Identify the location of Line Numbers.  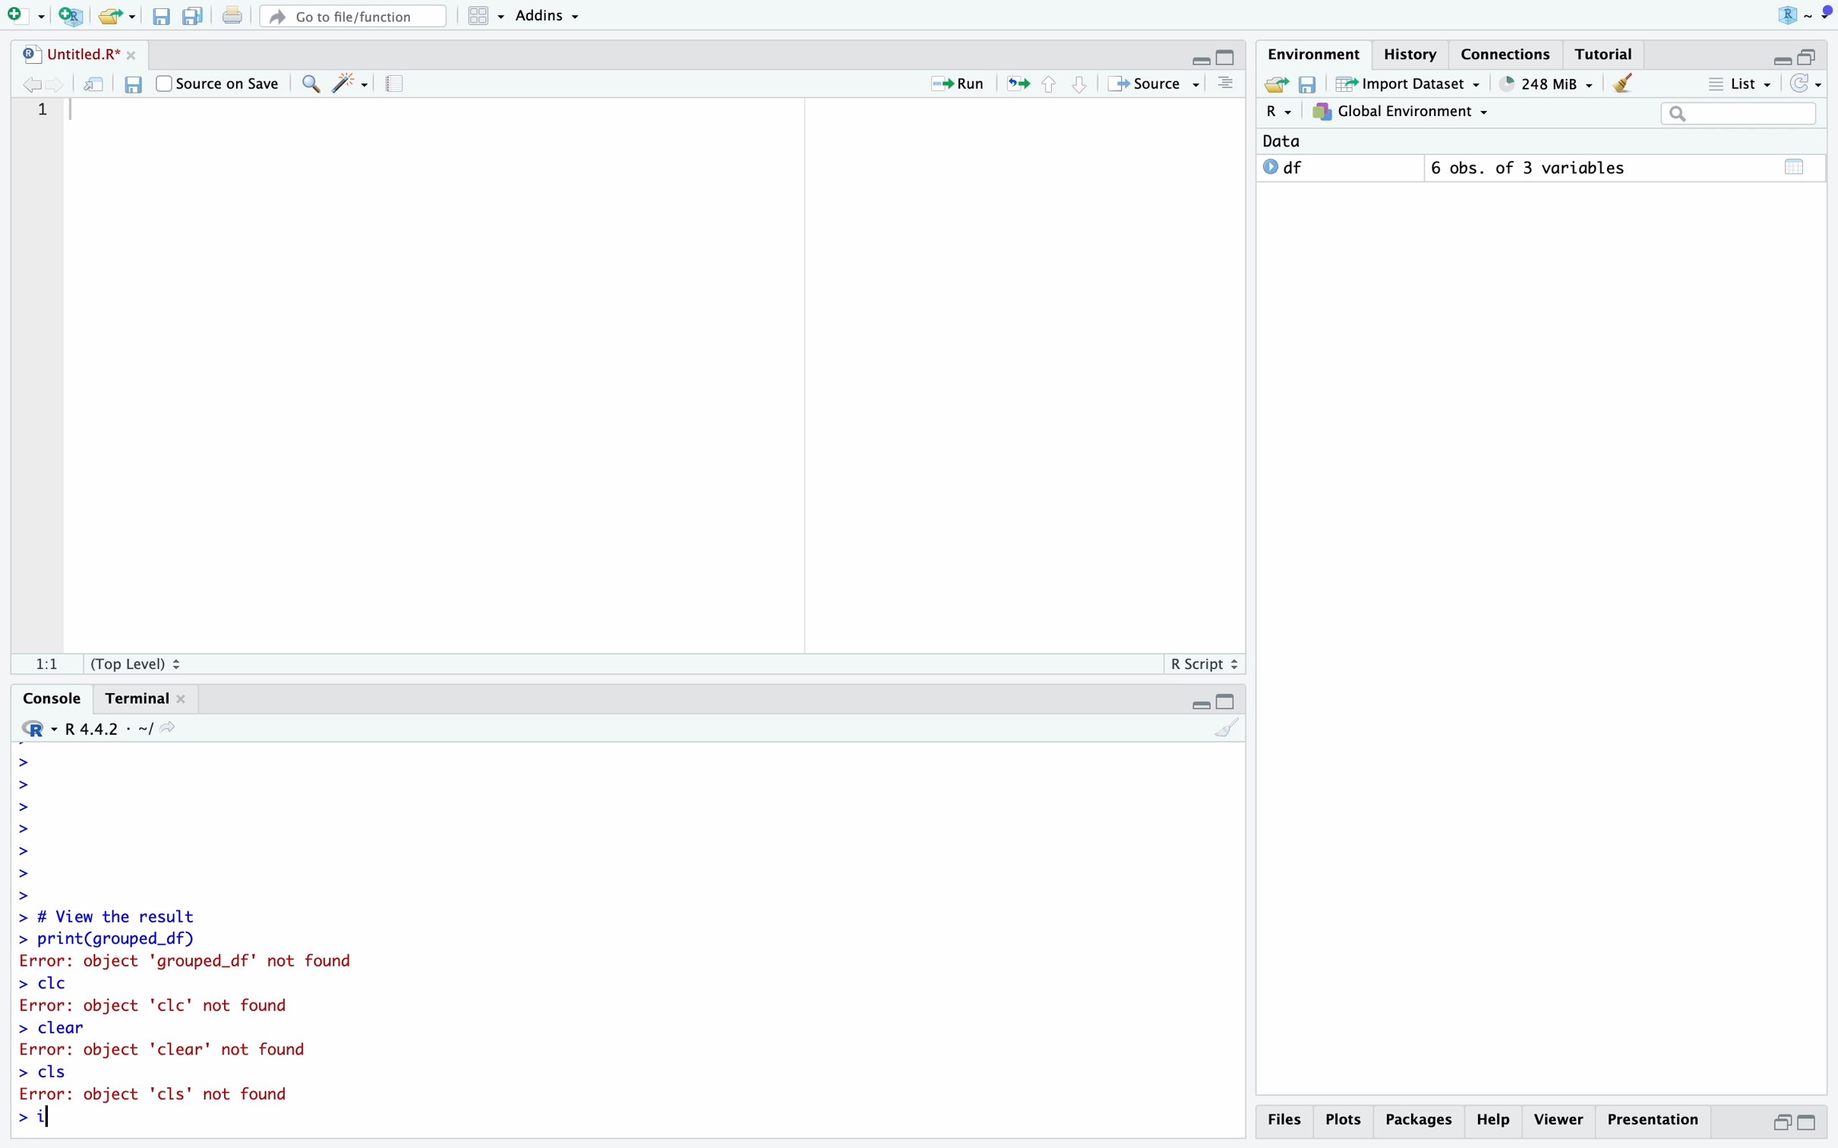
(38, 125).